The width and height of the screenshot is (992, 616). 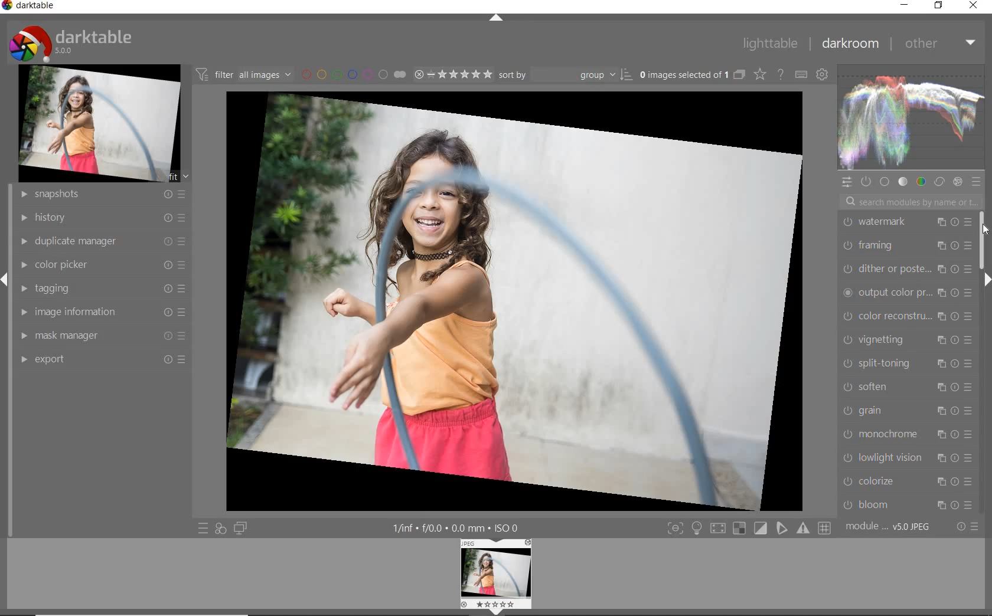 I want to click on system name, so click(x=30, y=7).